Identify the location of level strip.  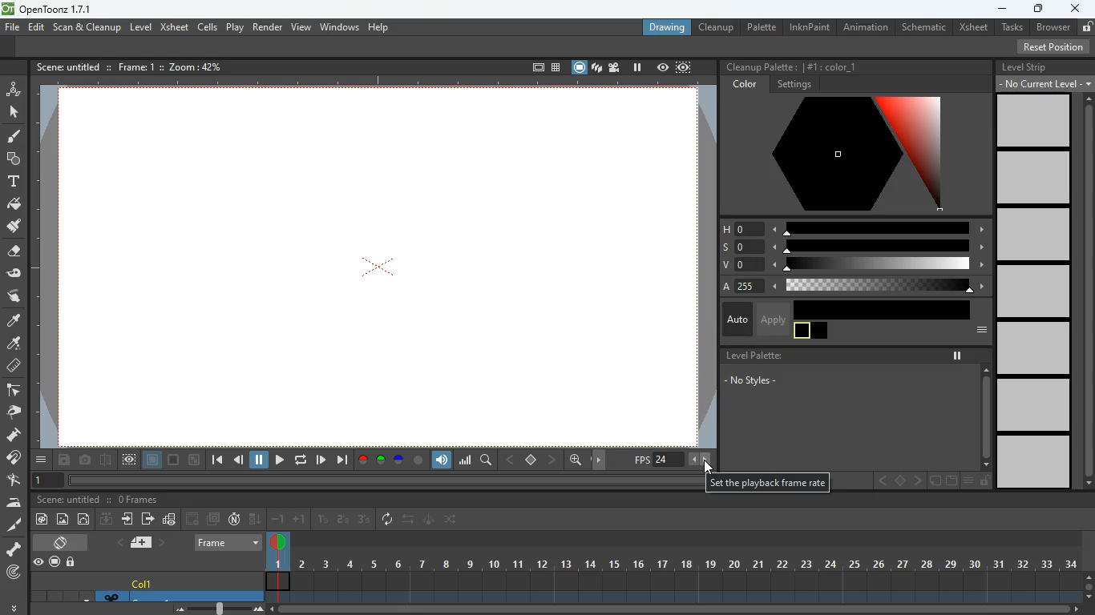
(1027, 66).